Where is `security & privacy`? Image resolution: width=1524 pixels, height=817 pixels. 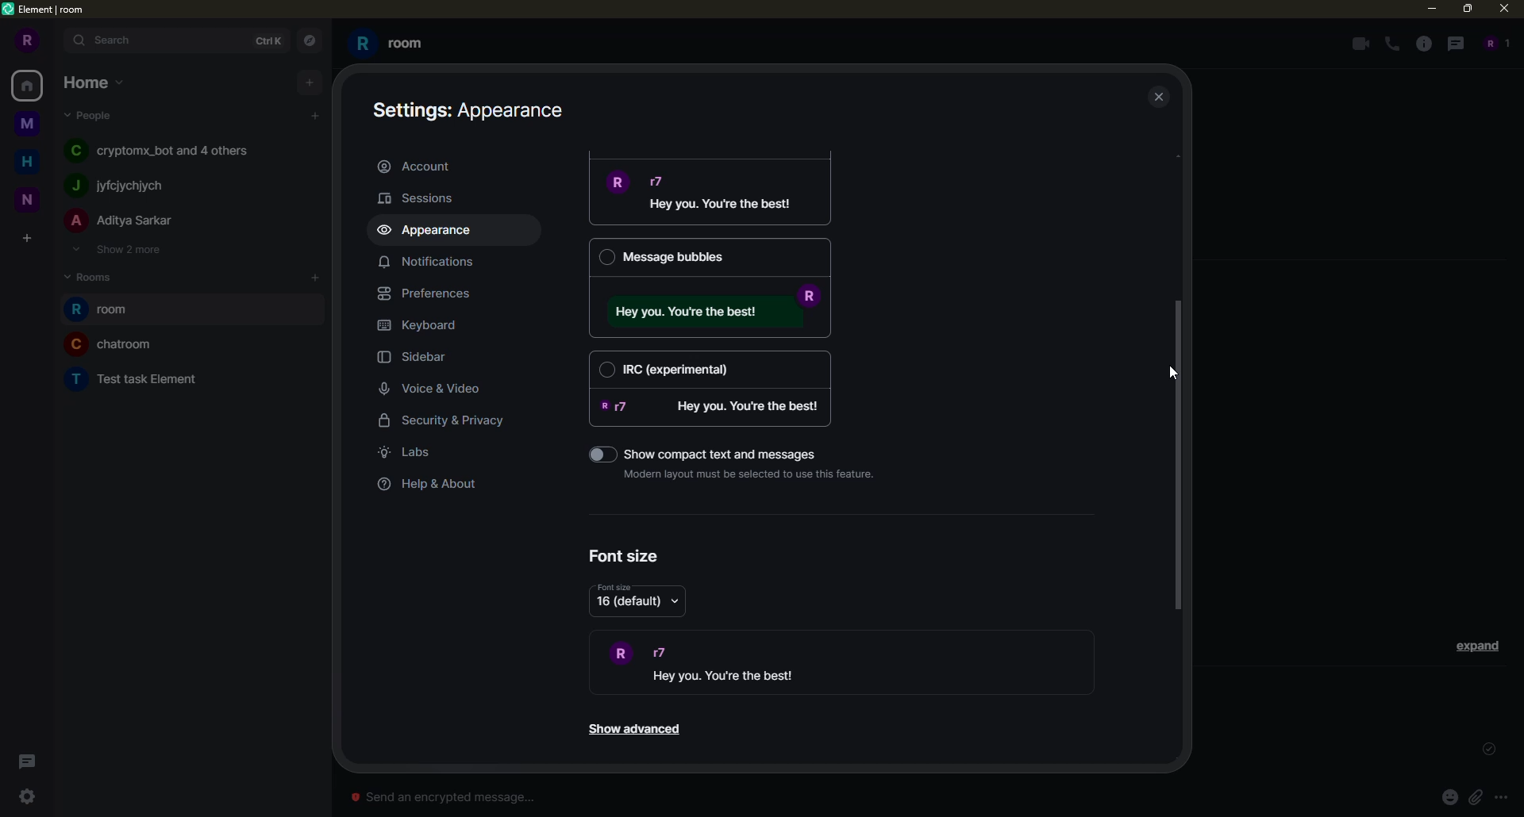 security & privacy is located at coordinates (453, 423).